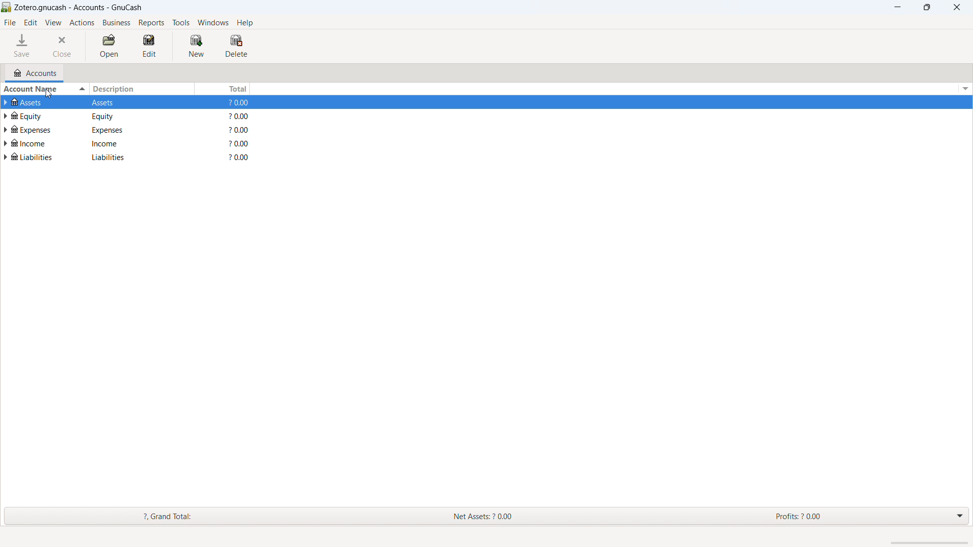  Describe the element at coordinates (138, 144) in the screenshot. I see `account details of income` at that location.